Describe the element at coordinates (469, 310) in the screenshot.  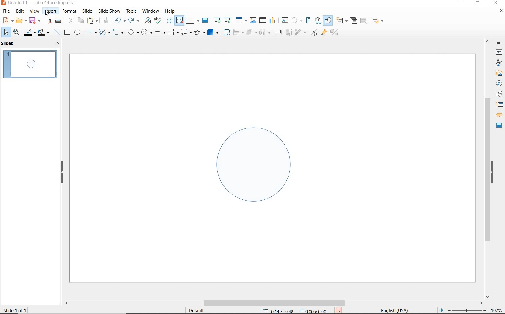
I see `zoom` at that location.